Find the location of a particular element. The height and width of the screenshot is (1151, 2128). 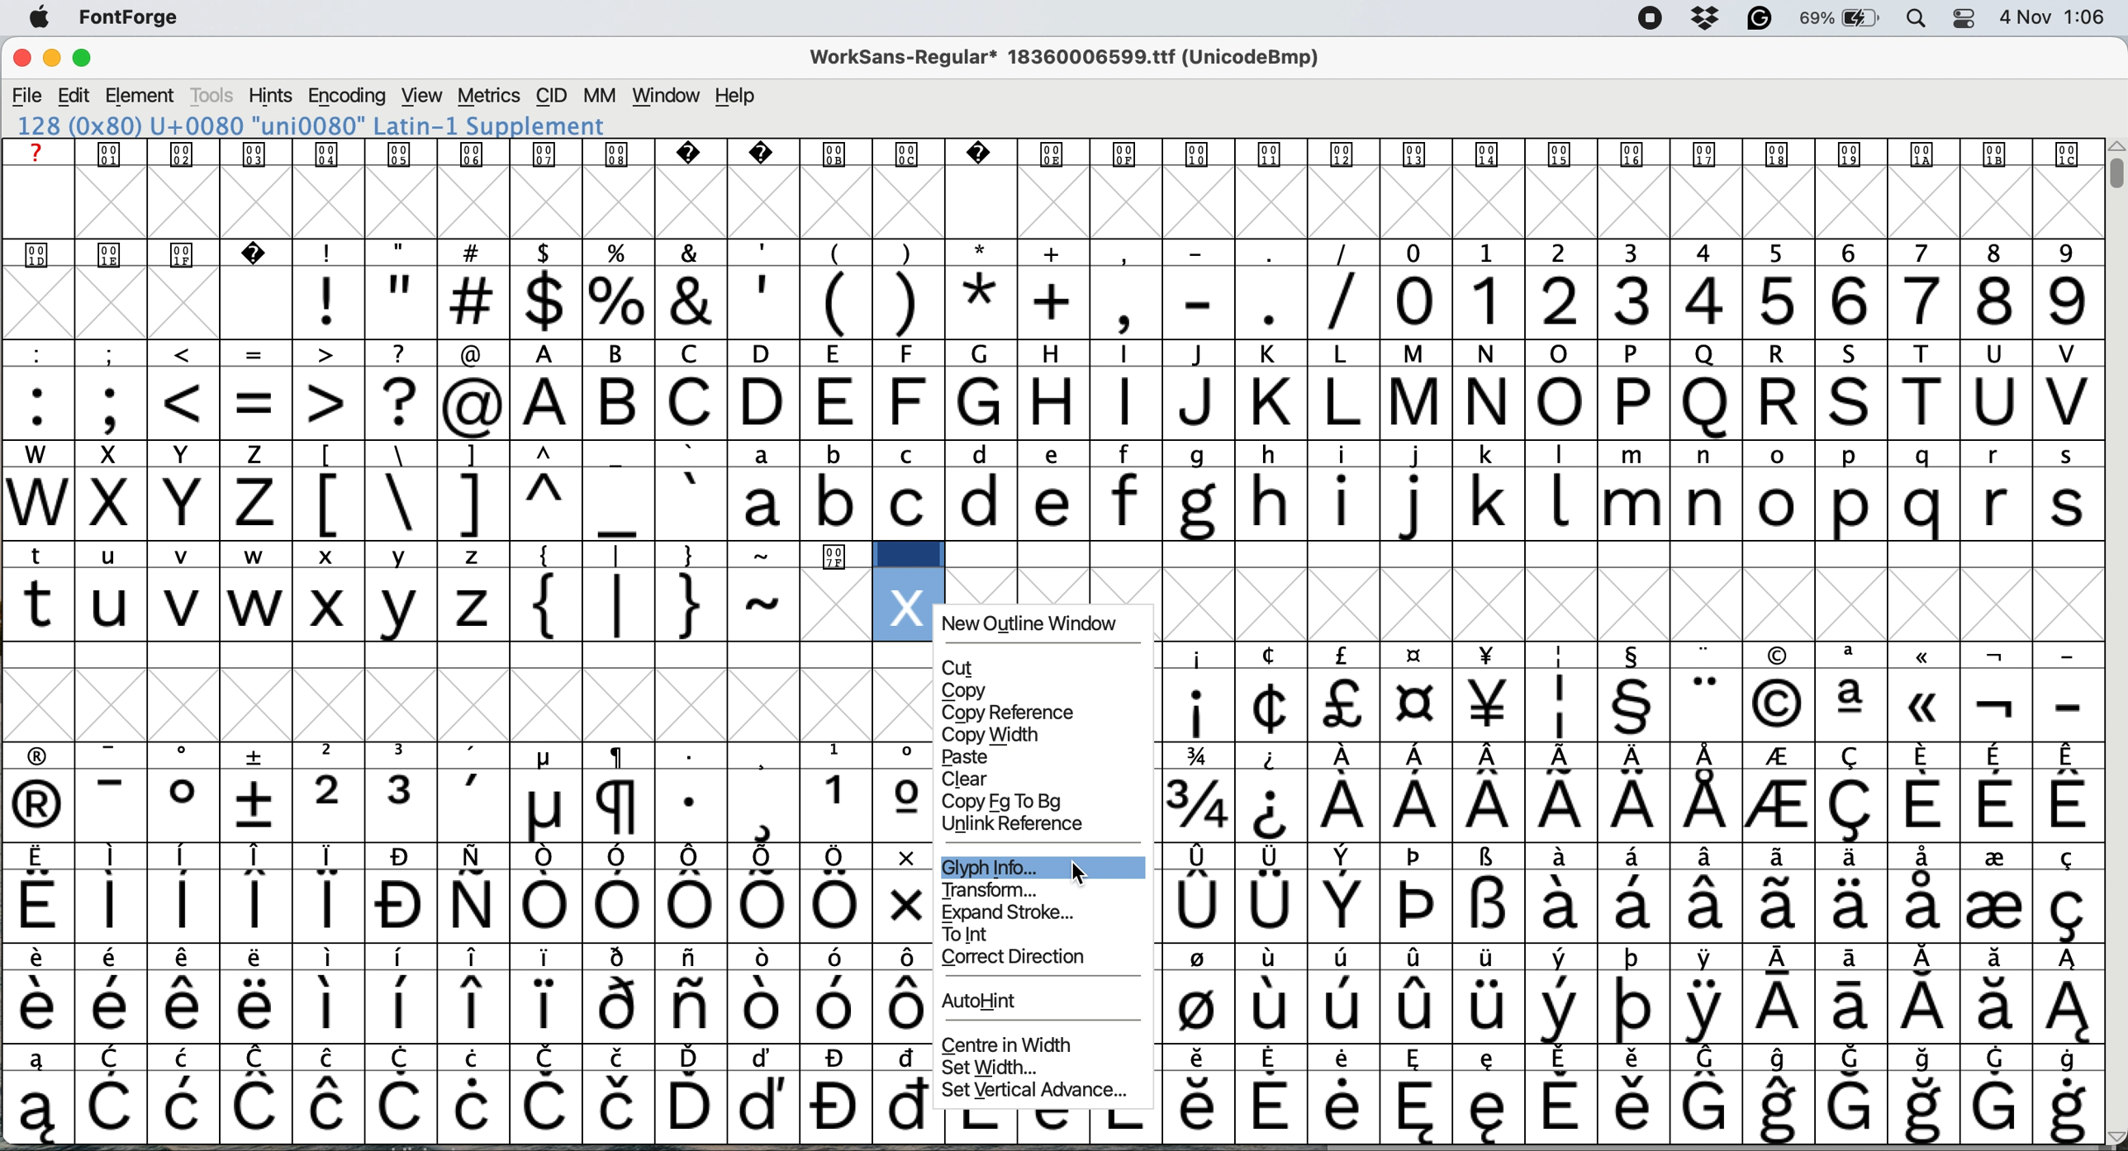

hints is located at coordinates (271, 97).